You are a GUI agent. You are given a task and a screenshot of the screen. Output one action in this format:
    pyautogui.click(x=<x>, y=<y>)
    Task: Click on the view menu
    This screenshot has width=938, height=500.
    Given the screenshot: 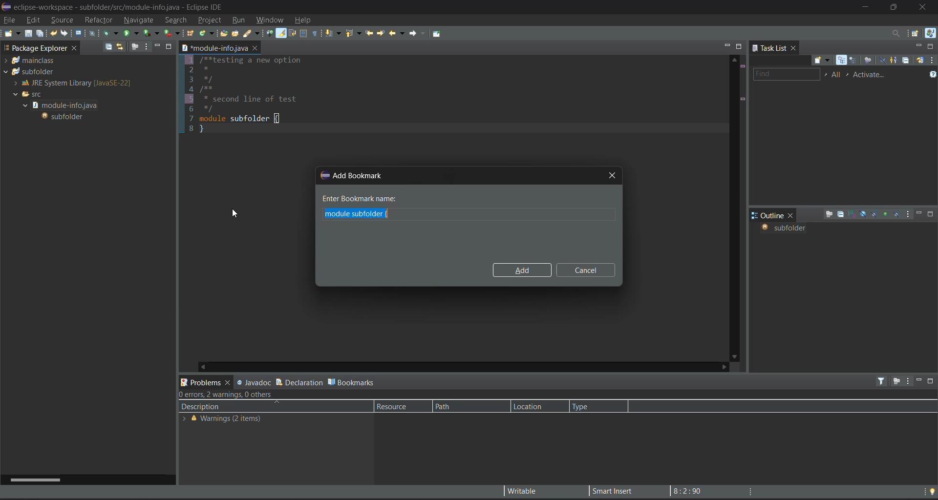 What is the action you would take?
    pyautogui.click(x=908, y=381)
    